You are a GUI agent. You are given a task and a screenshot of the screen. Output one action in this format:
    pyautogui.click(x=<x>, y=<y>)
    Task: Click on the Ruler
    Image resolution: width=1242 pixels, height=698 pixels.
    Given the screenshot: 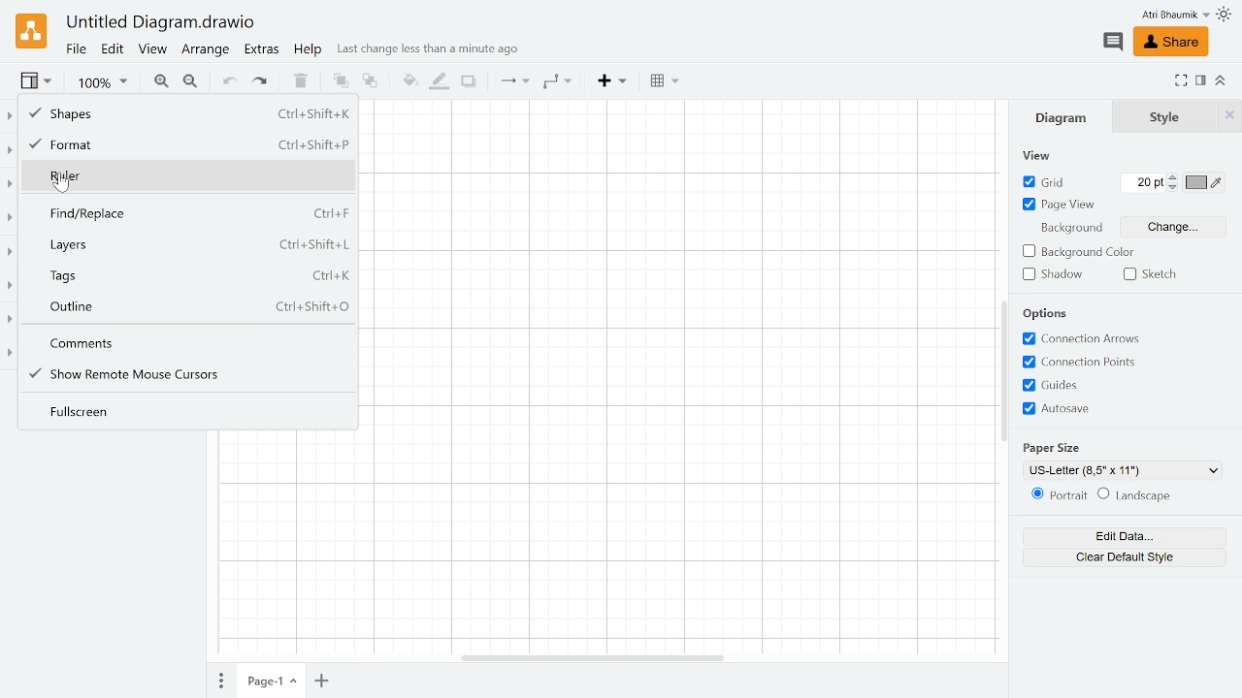 What is the action you would take?
    pyautogui.click(x=178, y=176)
    